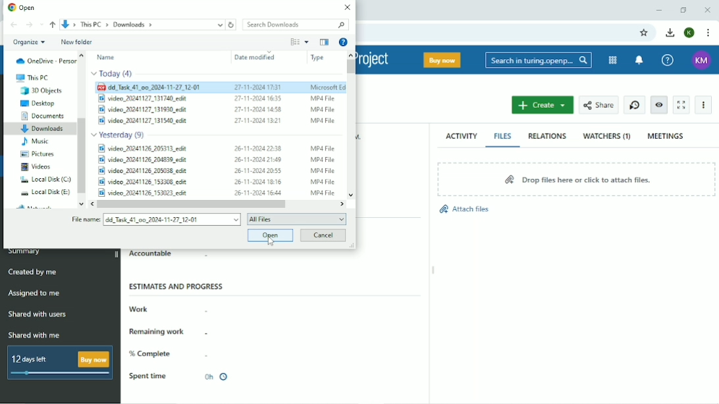 The image size is (719, 404). I want to click on Video file, so click(215, 171).